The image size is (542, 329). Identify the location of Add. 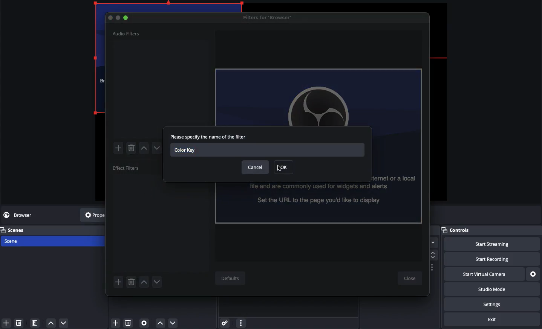
(119, 148).